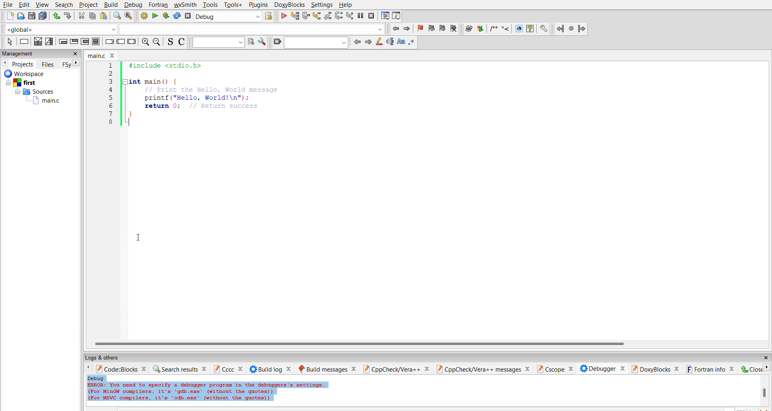 The height and width of the screenshot is (411, 772). What do you see at coordinates (443, 29) in the screenshot?
I see `next bookmark` at bounding box center [443, 29].